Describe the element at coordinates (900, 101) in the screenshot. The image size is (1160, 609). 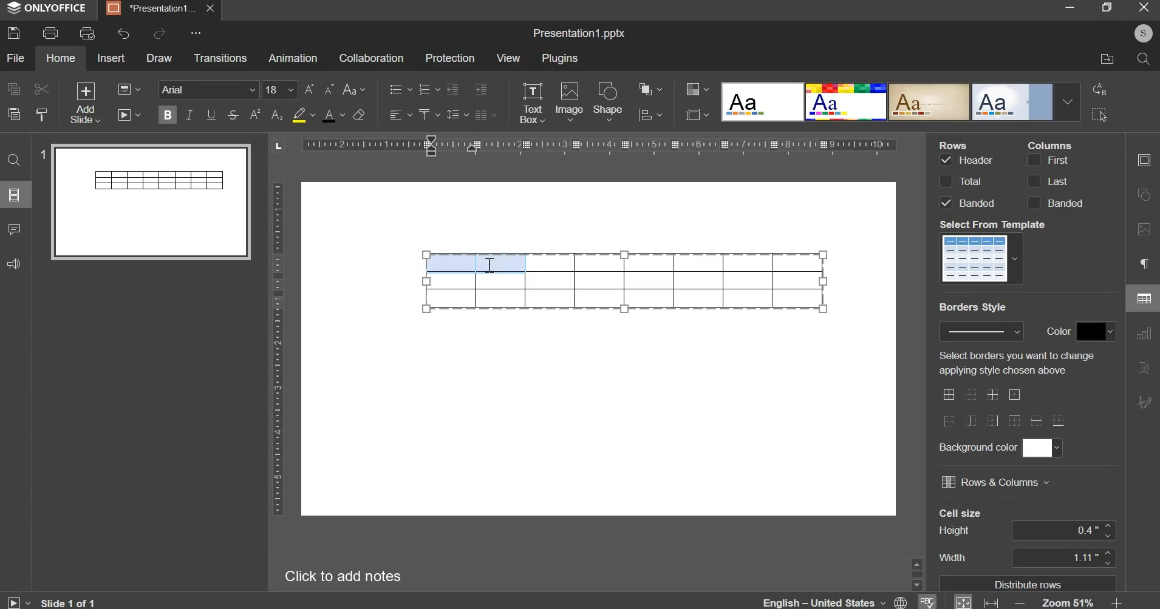
I see `design` at that location.